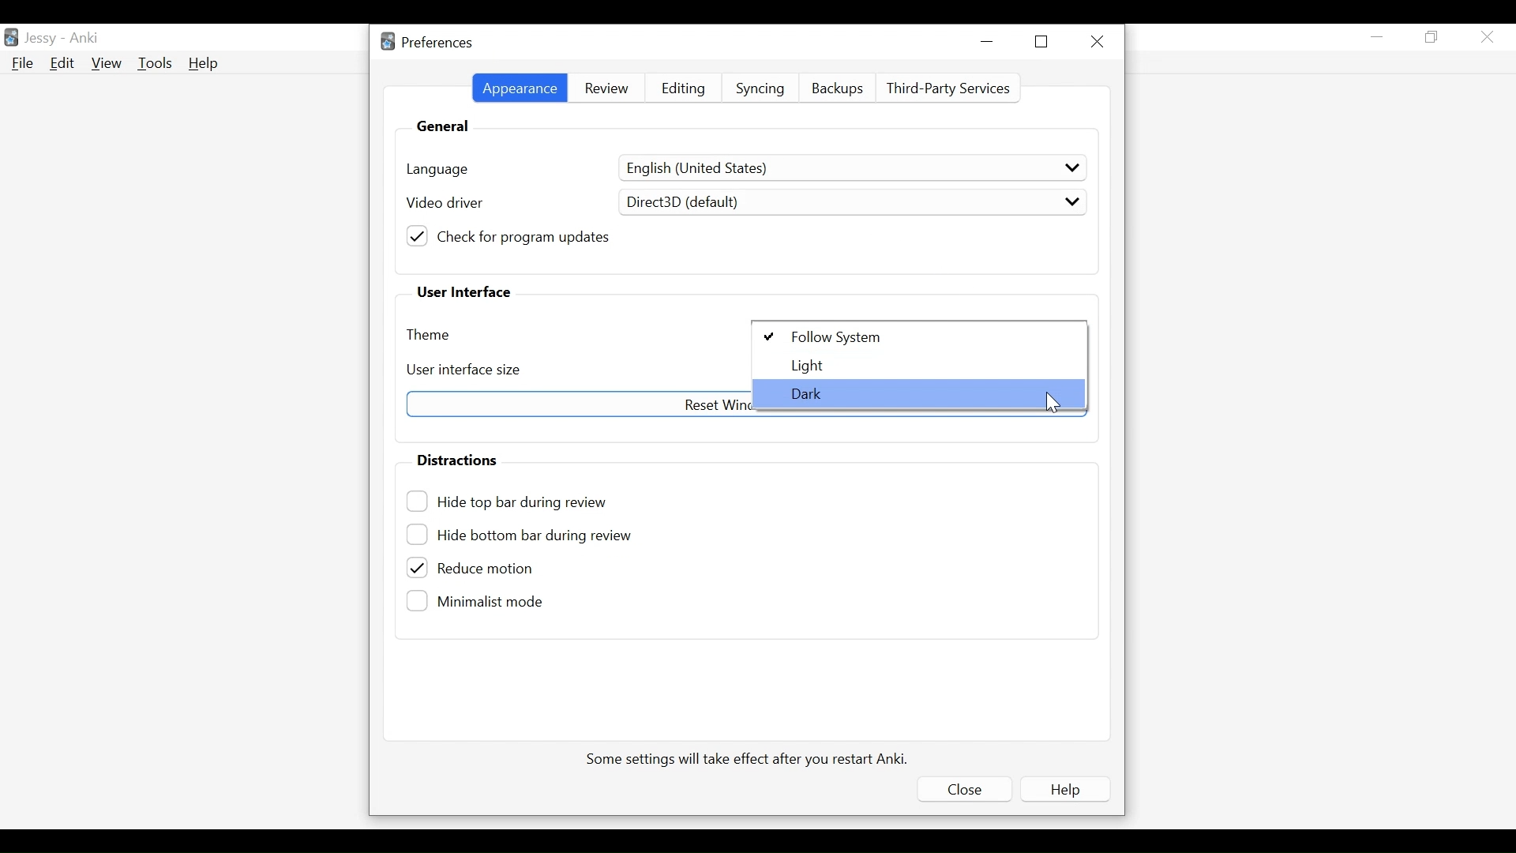 This screenshot has width=1516, height=853. I want to click on Close, so click(959, 791).